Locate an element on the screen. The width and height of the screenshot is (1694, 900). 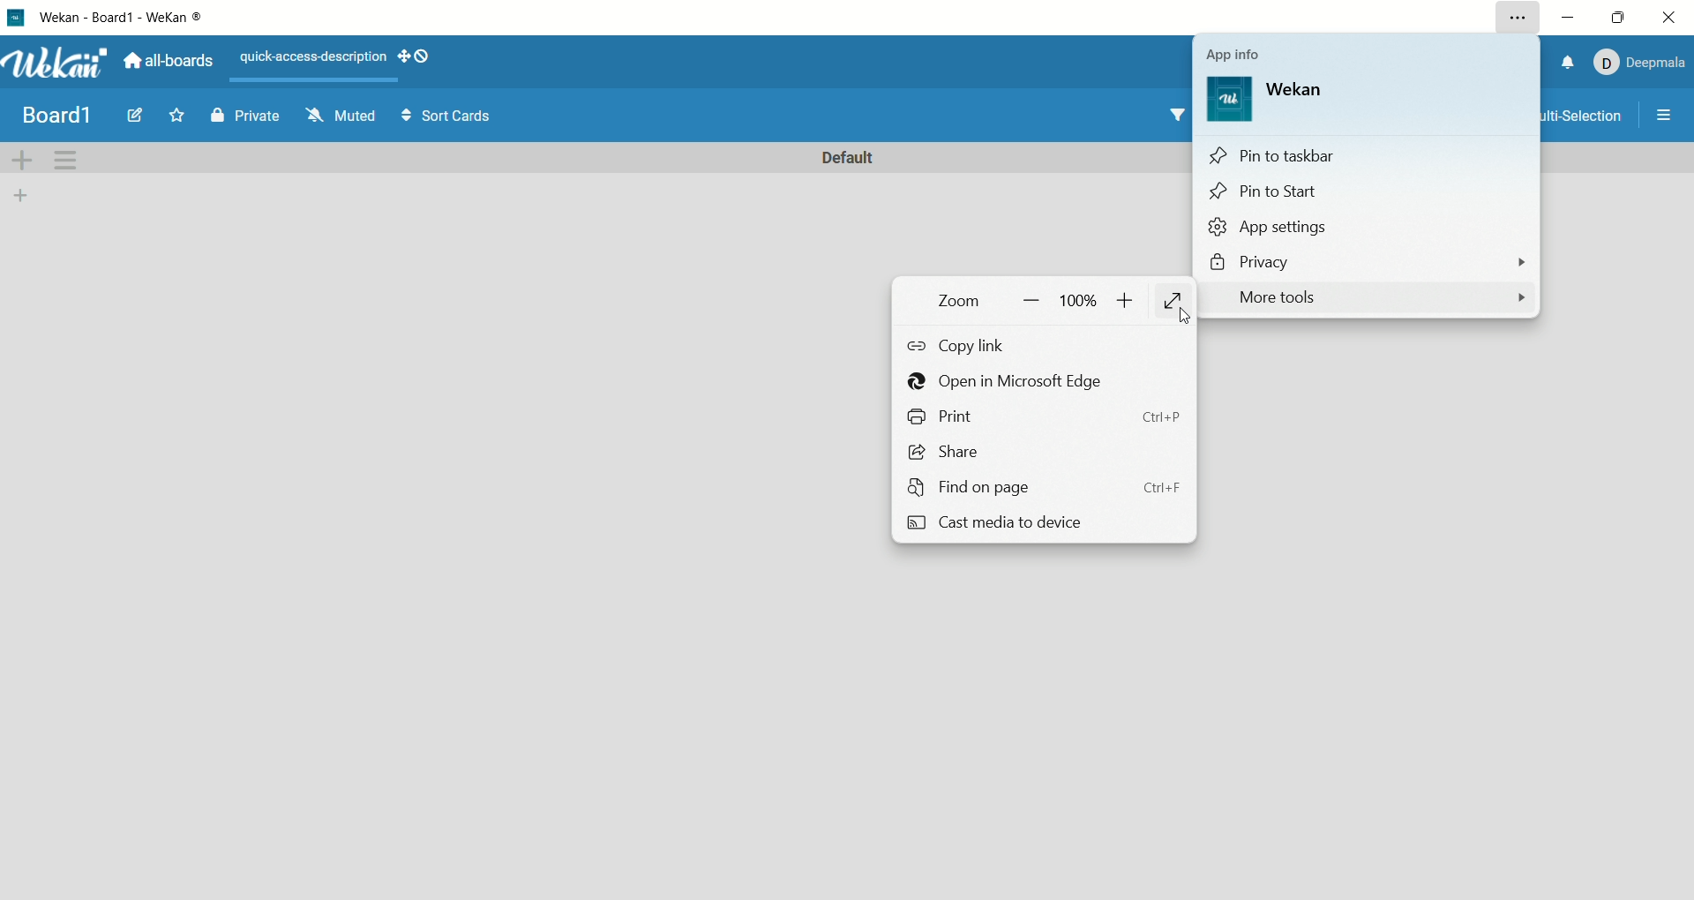
default is located at coordinates (851, 158).